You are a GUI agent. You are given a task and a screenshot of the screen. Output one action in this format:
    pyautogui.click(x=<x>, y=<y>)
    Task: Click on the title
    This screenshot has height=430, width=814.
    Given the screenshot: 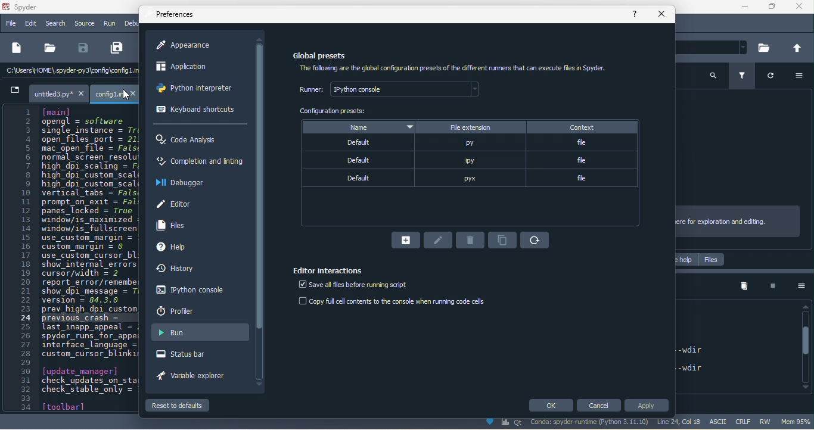 What is the action you would take?
    pyautogui.click(x=28, y=8)
    